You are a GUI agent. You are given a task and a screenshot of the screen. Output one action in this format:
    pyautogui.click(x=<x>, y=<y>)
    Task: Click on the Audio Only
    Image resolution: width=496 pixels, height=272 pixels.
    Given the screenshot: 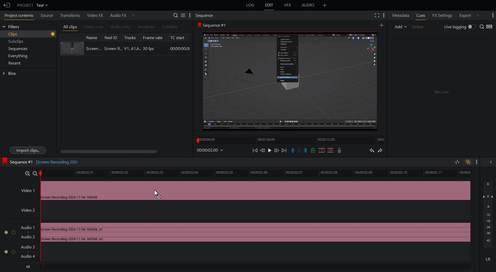 What is the action you would take?
    pyautogui.click(x=120, y=27)
    